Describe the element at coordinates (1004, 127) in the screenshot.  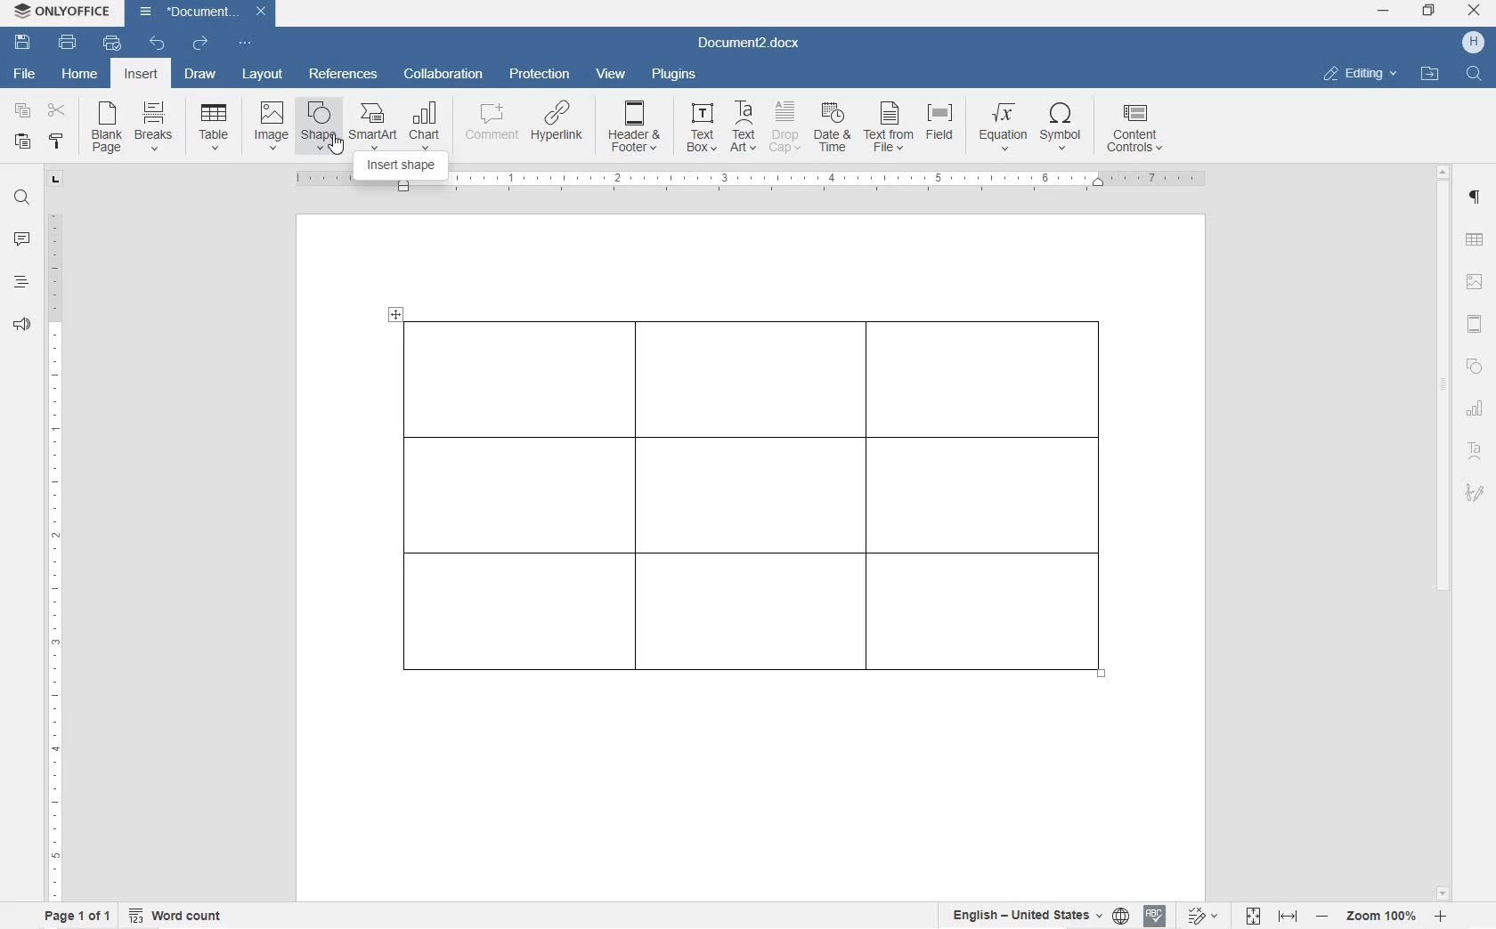
I see `EQUATION` at that location.